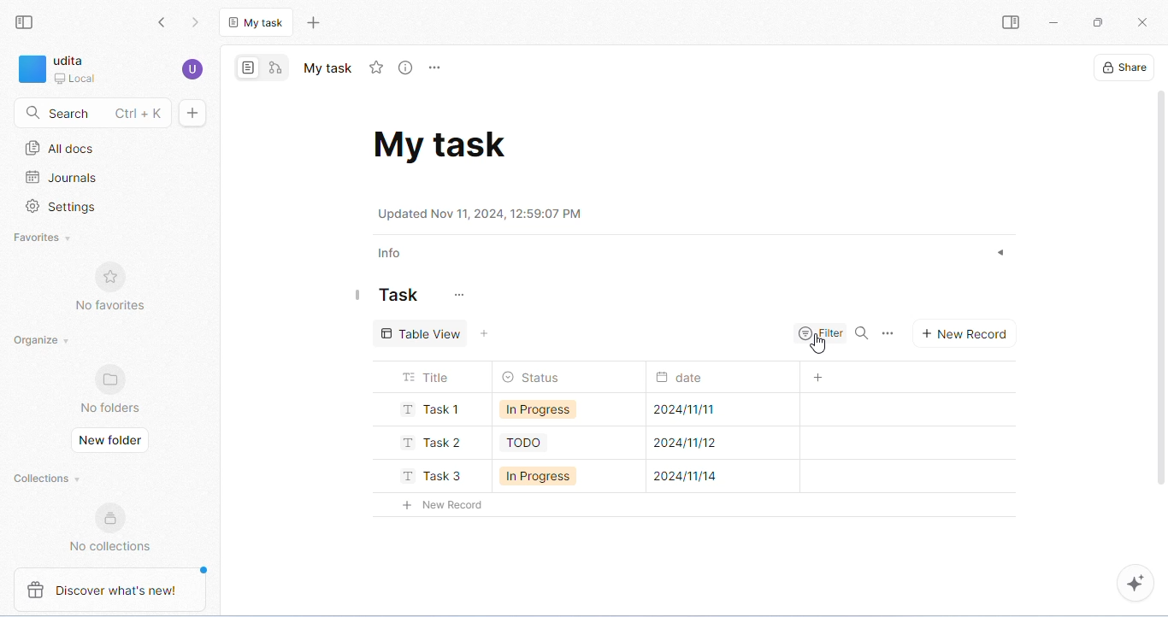 The image size is (1168, 617). Describe the element at coordinates (820, 347) in the screenshot. I see `cursor` at that location.